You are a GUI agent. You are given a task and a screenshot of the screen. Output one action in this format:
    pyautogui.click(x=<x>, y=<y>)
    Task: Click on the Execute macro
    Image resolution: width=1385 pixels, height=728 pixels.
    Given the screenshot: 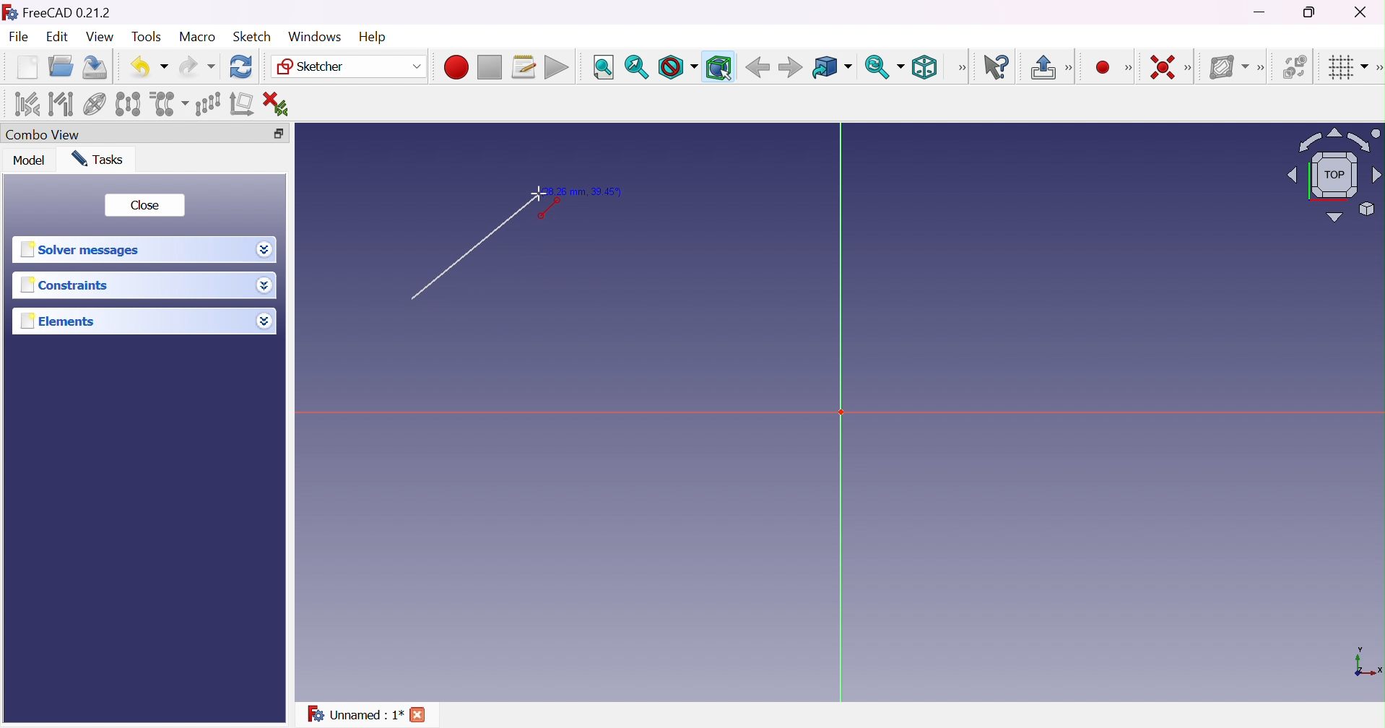 What is the action you would take?
    pyautogui.click(x=557, y=67)
    